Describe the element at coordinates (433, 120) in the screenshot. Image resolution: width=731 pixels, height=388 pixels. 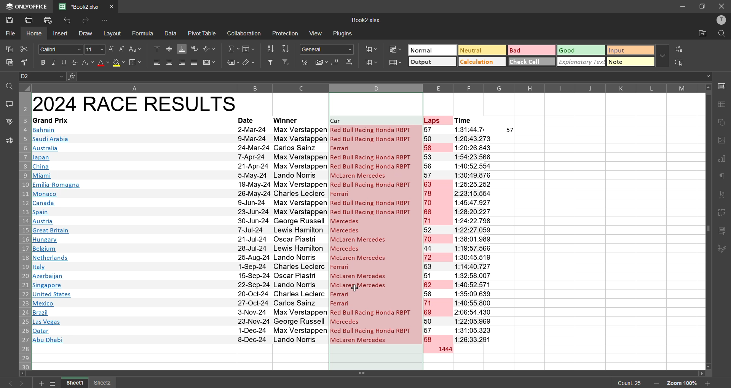
I see `laps` at that location.